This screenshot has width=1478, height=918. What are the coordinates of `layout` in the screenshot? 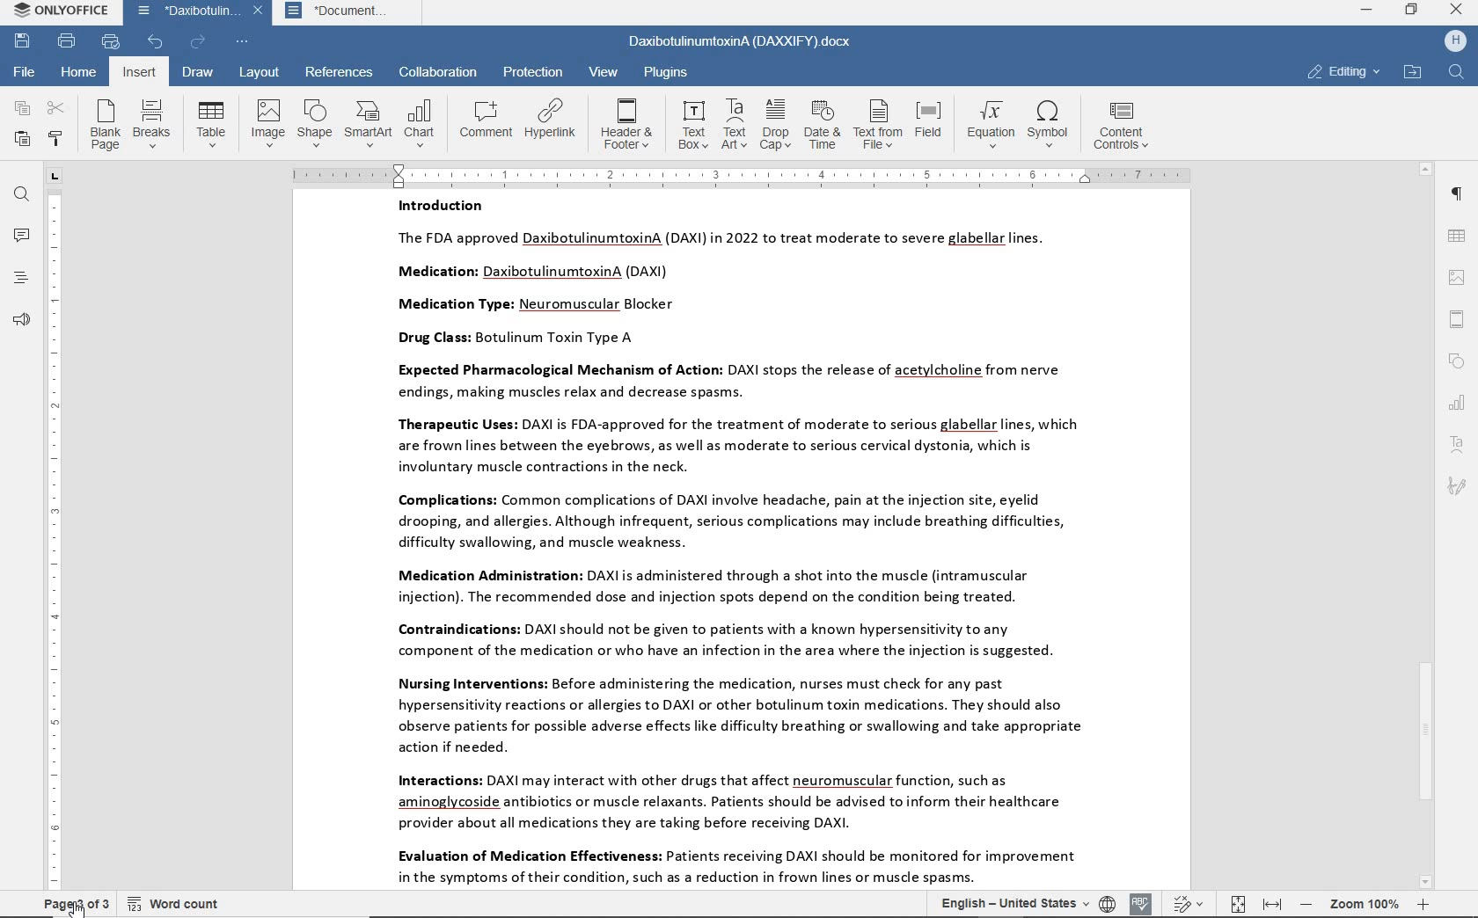 It's located at (258, 74).